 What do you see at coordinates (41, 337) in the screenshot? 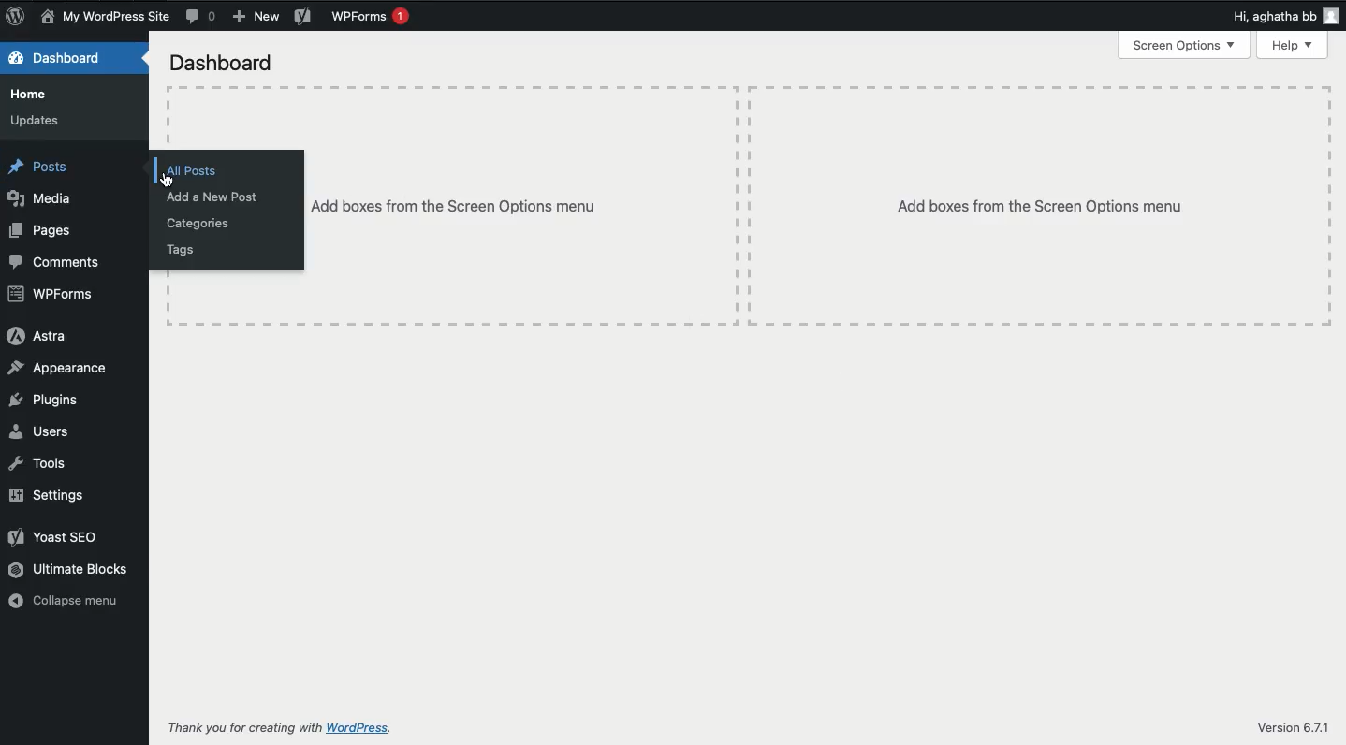
I see `Astra ` at bounding box center [41, 337].